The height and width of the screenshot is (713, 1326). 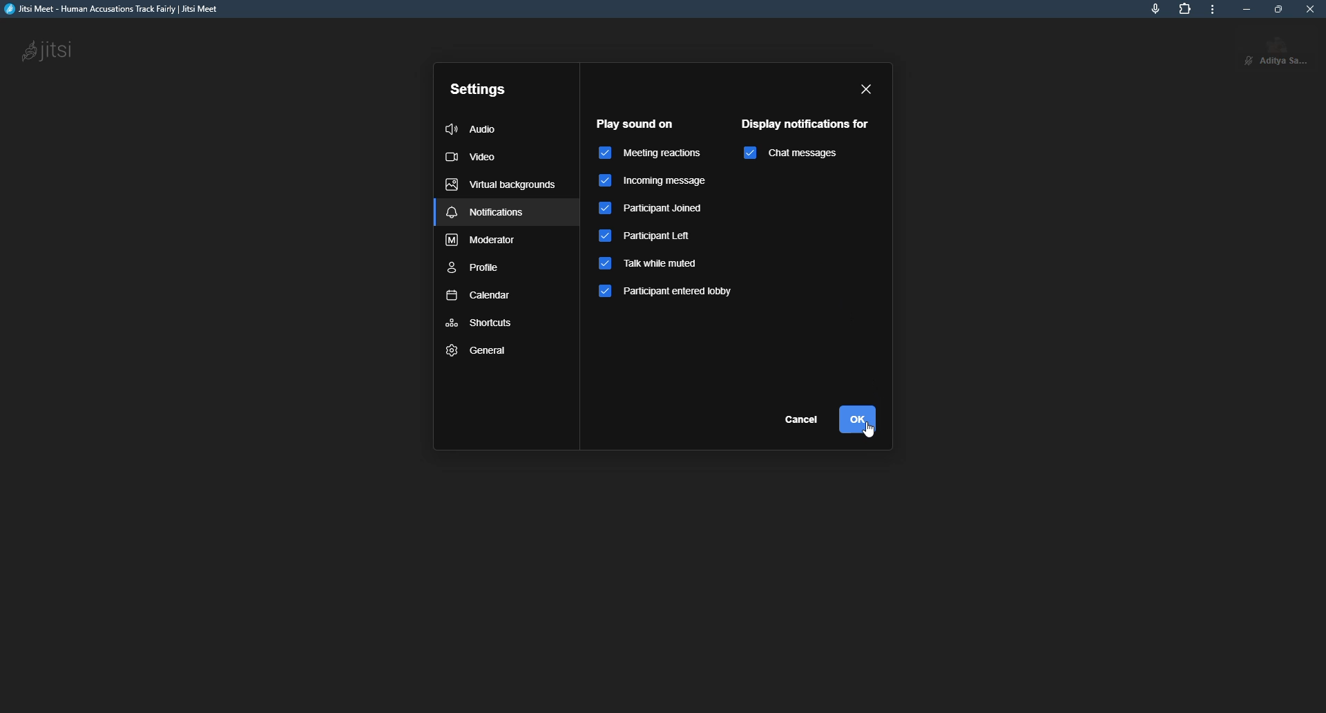 What do you see at coordinates (1285, 49) in the screenshot?
I see `profile` at bounding box center [1285, 49].